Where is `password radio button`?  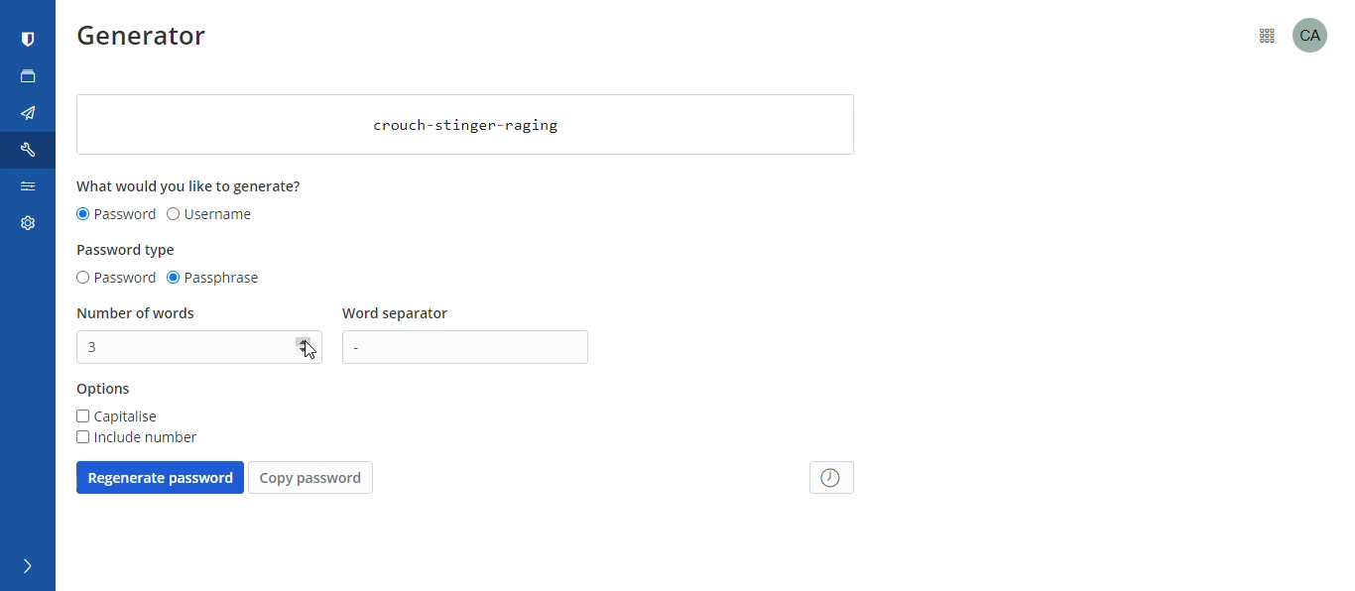 password radio button is located at coordinates (116, 215).